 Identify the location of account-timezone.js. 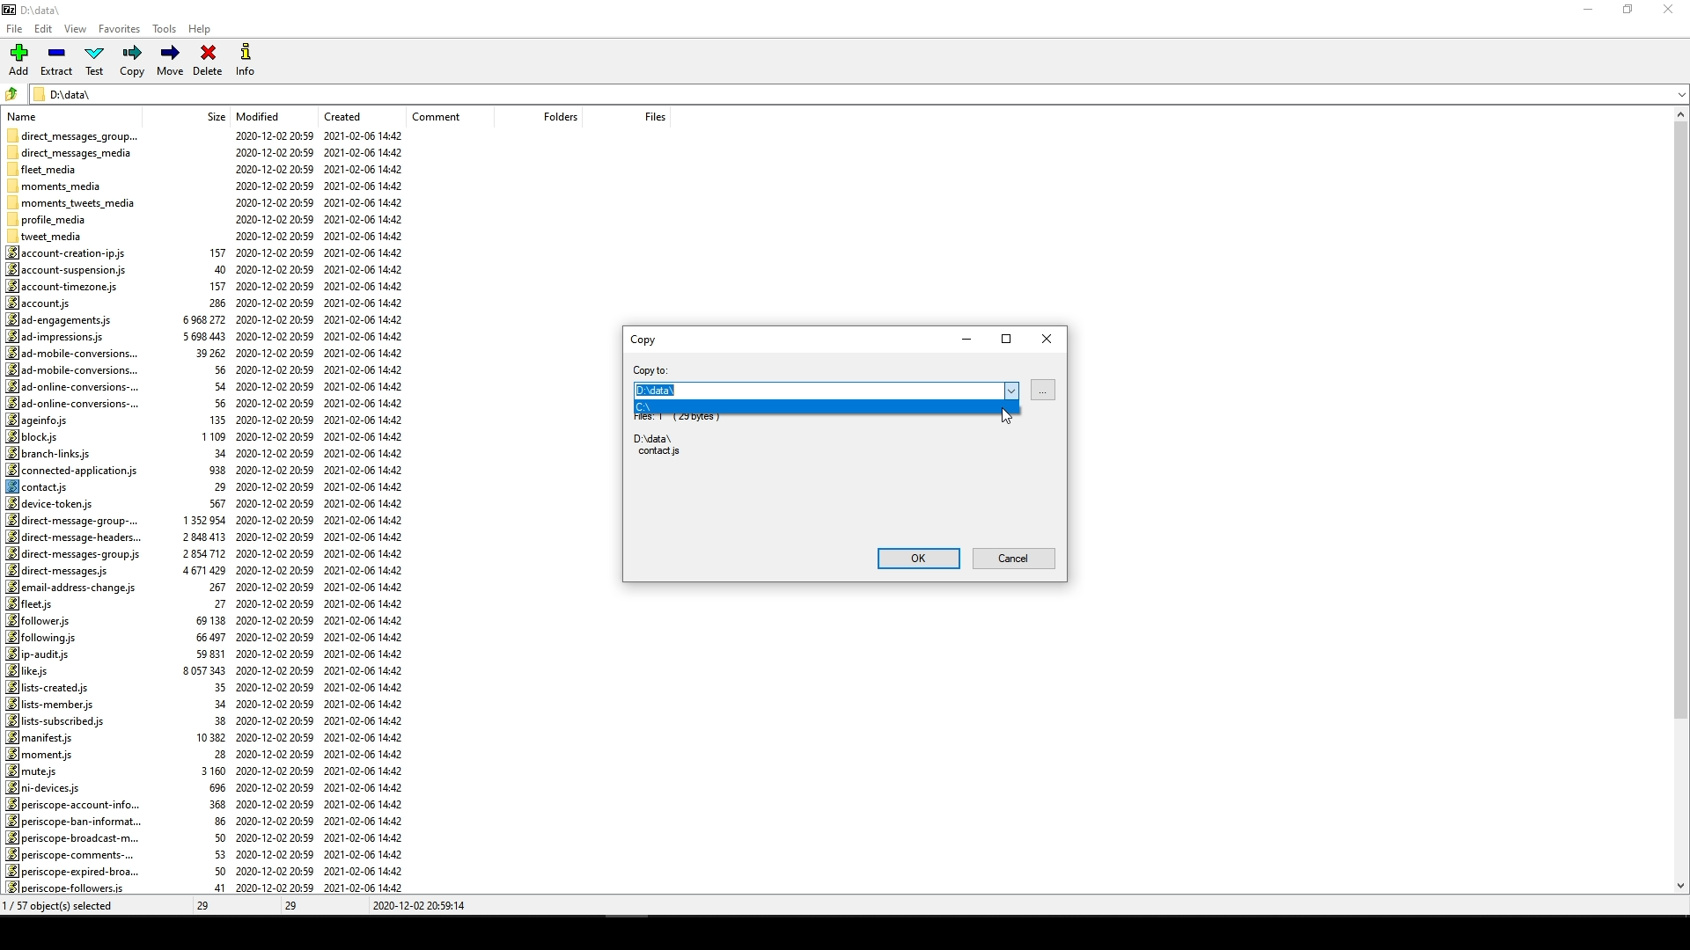
(62, 285).